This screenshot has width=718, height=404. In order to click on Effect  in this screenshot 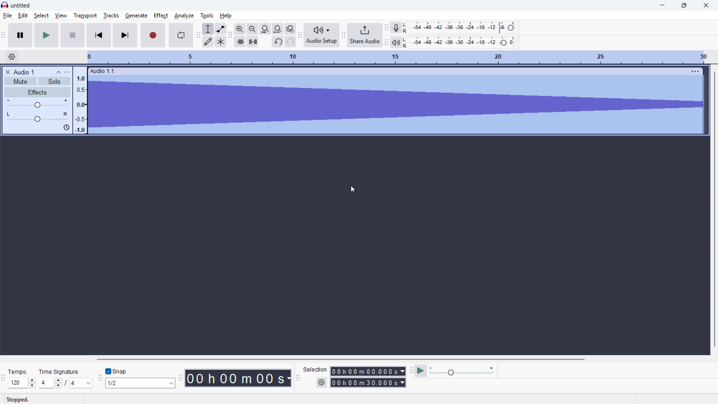, I will do `click(160, 15)`.